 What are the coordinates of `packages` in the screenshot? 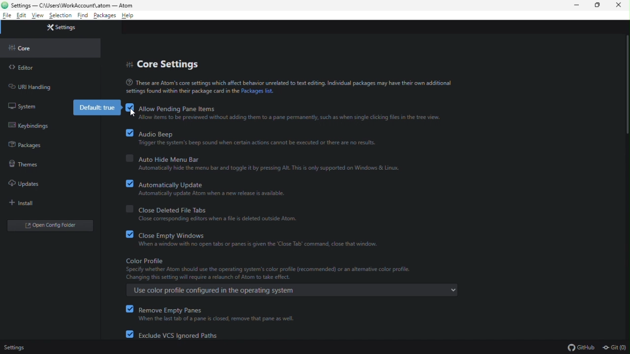 It's located at (26, 145).